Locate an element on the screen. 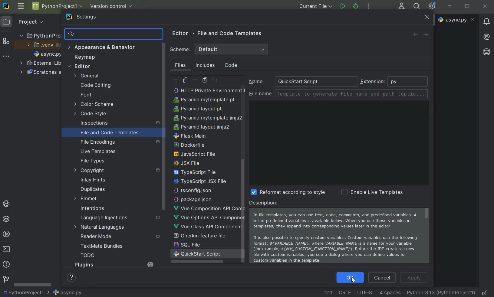 The height and width of the screenshot is (297, 494). structure is located at coordinates (6, 42).